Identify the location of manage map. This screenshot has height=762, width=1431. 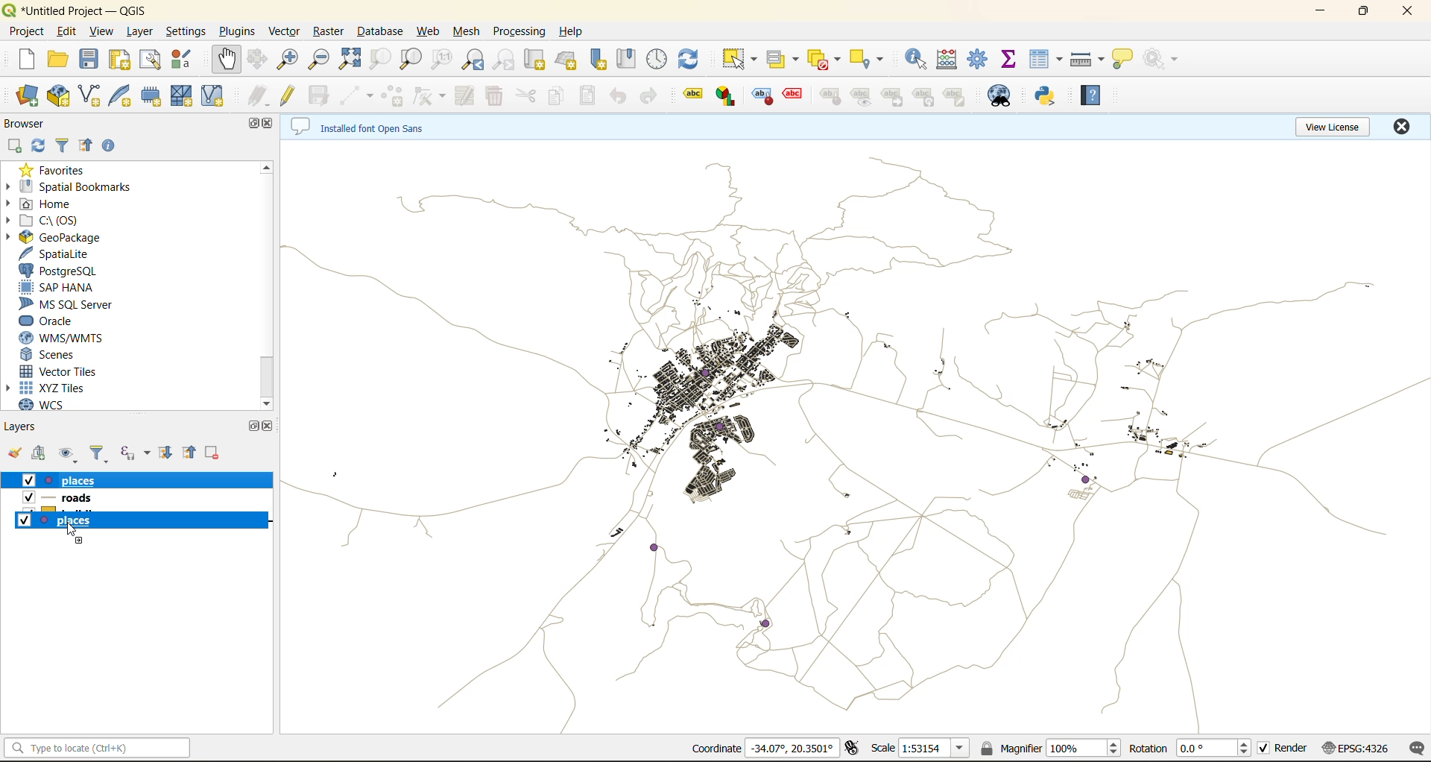
(70, 453).